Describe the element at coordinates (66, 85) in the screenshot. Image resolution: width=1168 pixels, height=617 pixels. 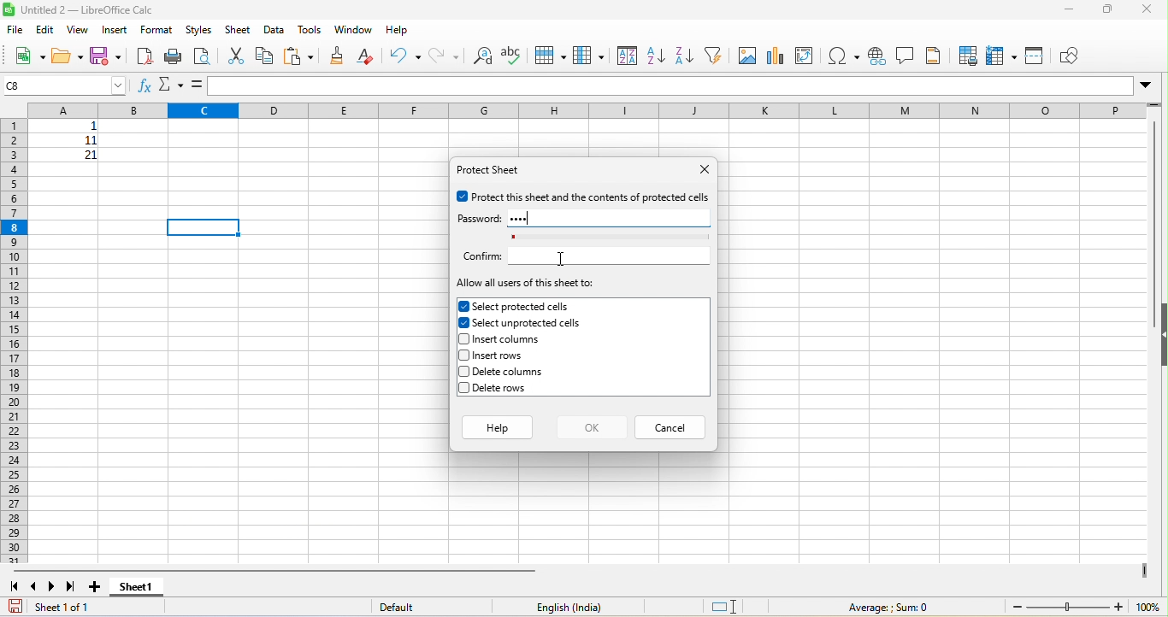
I see `selected cell number` at that location.